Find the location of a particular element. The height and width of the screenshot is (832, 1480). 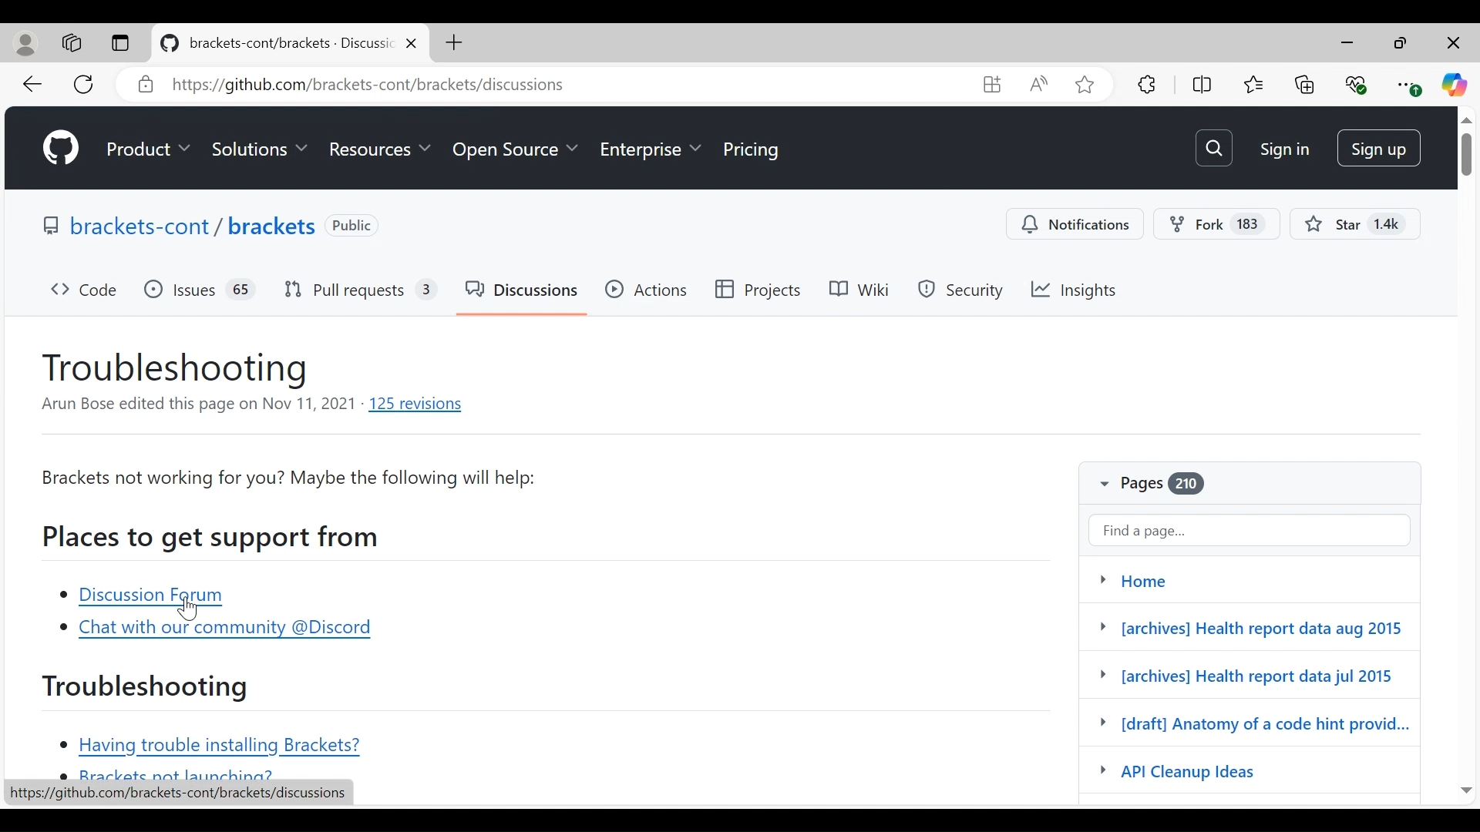

Favorites is located at coordinates (1254, 82).